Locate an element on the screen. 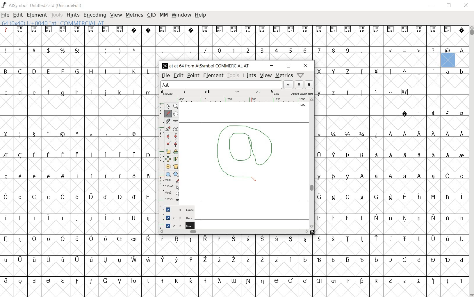 The width and height of the screenshot is (474, 297). checkbox is located at coordinates (167, 210).